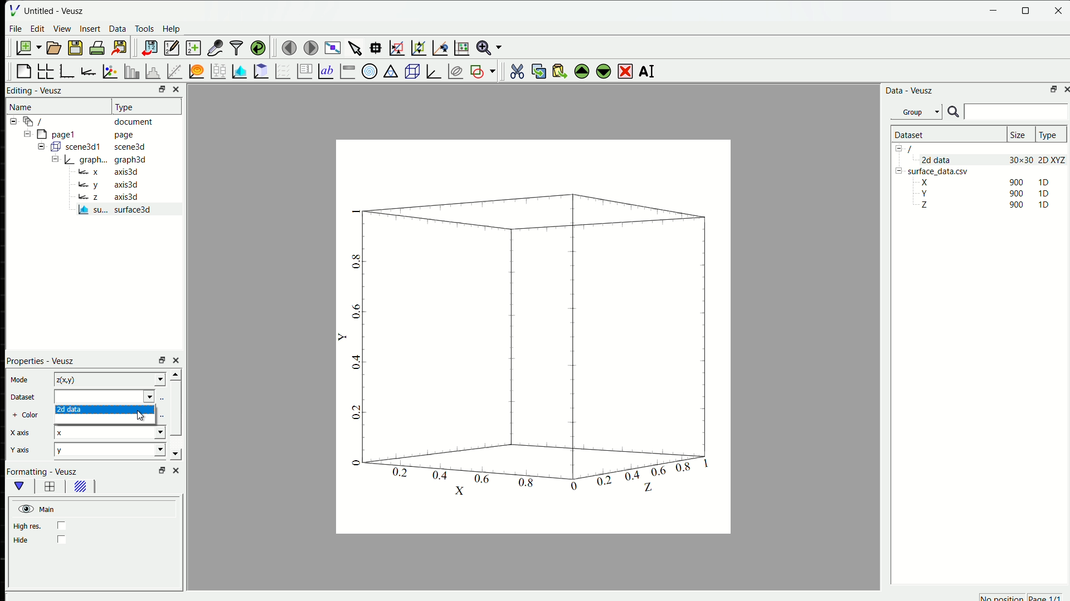 This screenshot has width=1070, height=601. I want to click on Edit, so click(38, 28).